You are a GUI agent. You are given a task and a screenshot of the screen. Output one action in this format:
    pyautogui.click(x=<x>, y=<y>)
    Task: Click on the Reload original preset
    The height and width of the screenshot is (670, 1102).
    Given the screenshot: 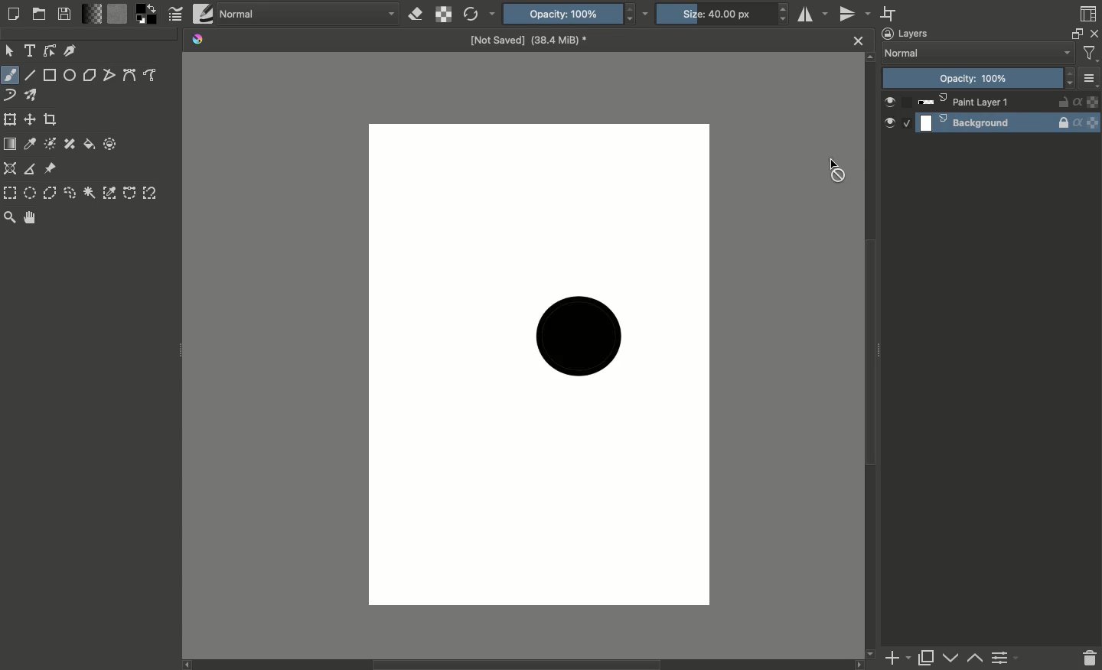 What is the action you would take?
    pyautogui.click(x=478, y=15)
    